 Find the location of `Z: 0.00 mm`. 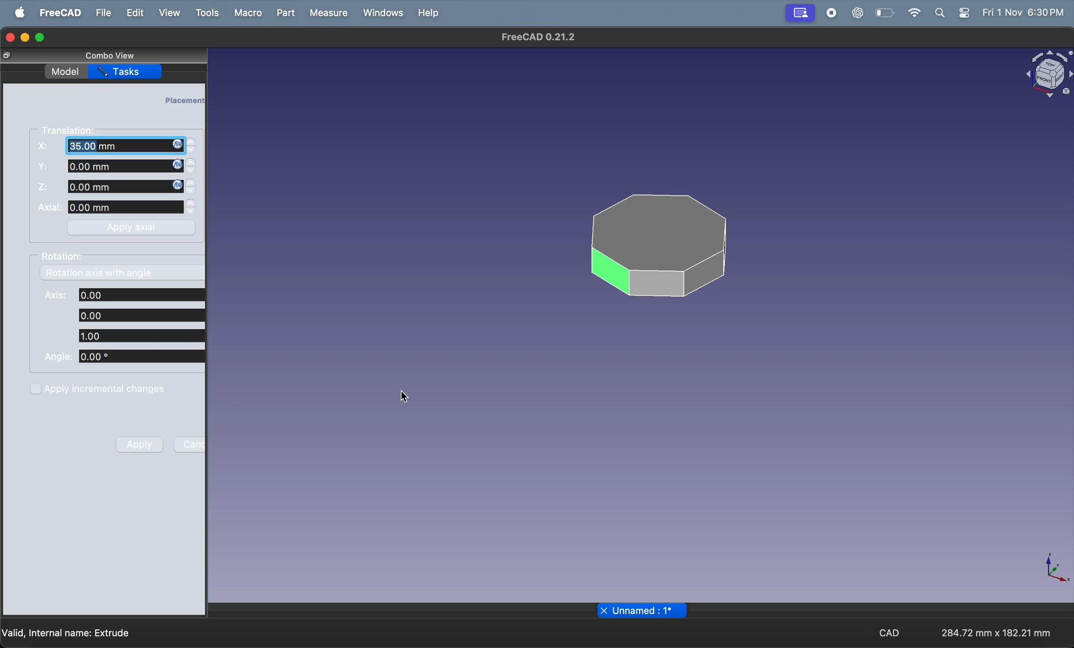

Z: 0.00 mm is located at coordinates (110, 187).